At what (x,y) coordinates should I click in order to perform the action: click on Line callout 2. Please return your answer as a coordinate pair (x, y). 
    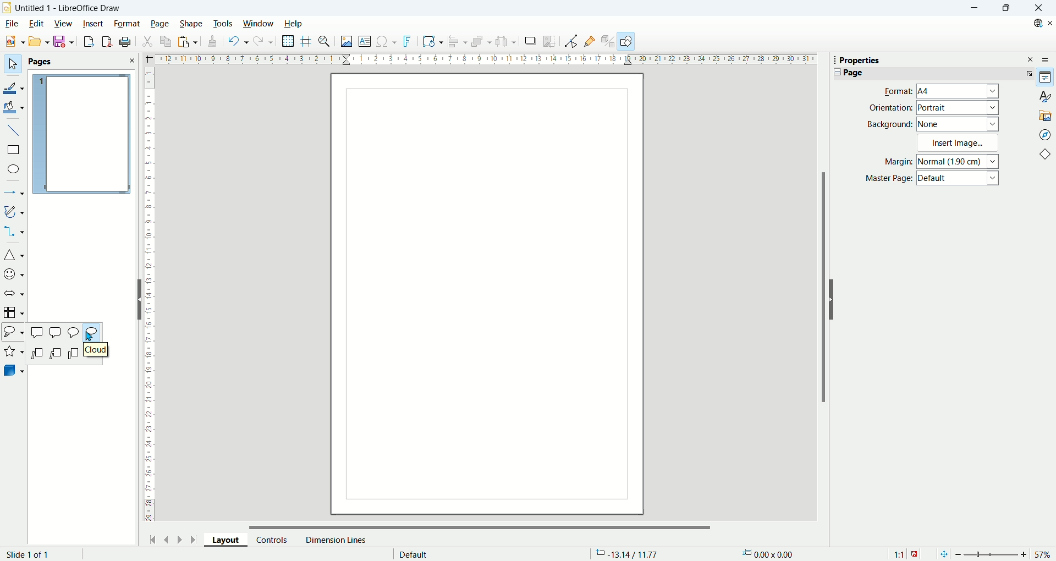
    Looking at the image, I should click on (57, 354).